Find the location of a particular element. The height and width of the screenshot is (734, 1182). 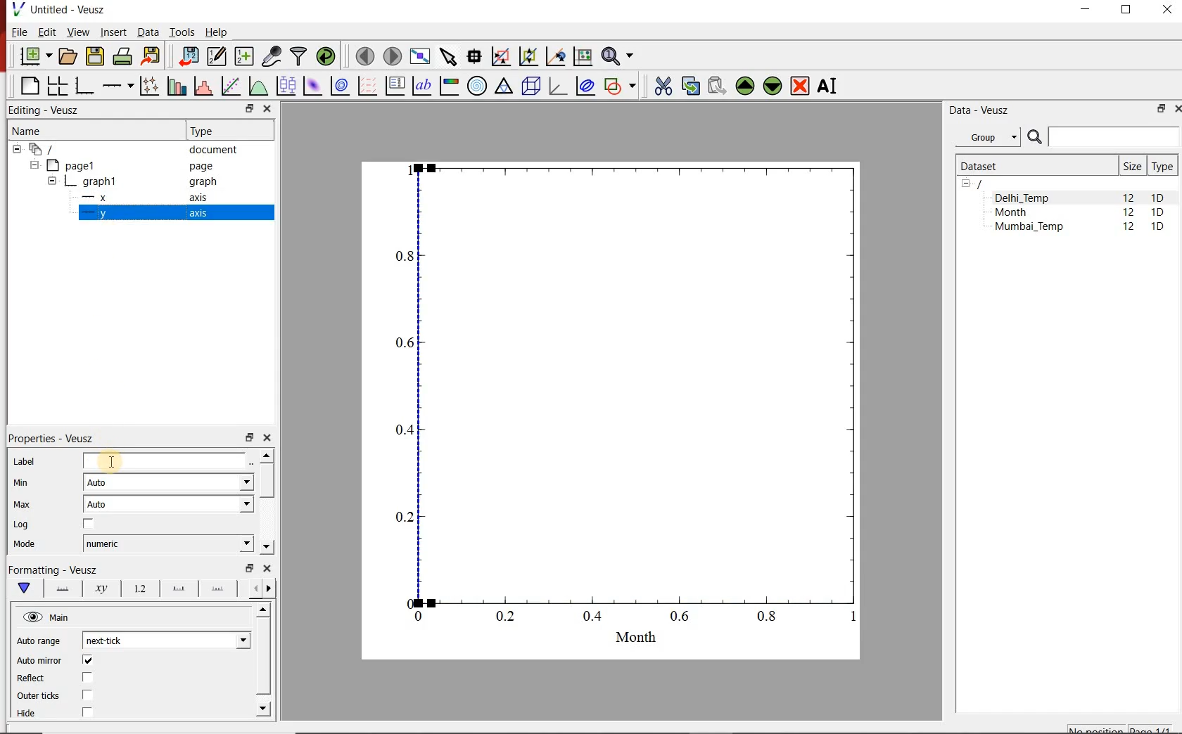

fit a function to data is located at coordinates (230, 86).